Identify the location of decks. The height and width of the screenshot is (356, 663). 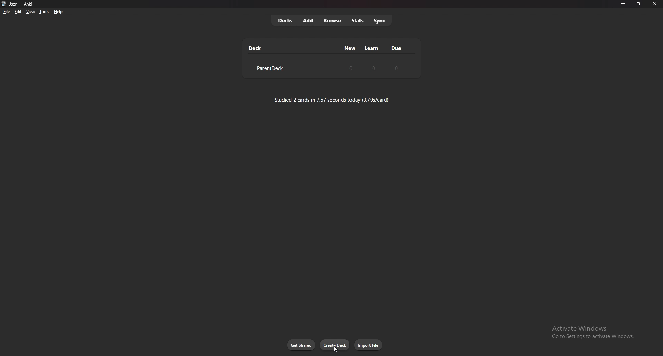
(285, 21).